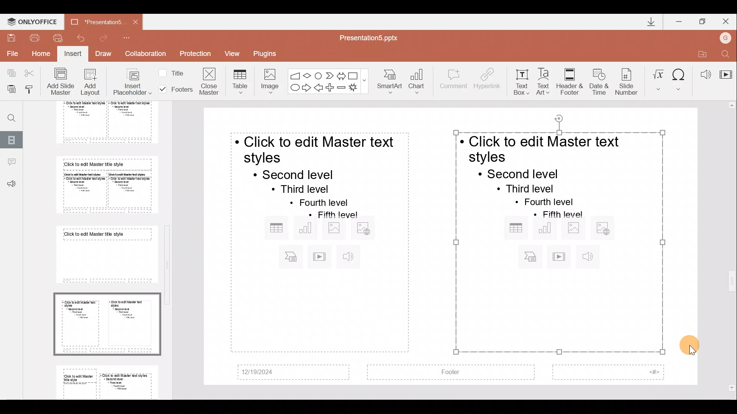 This screenshot has height=414, width=737. What do you see at coordinates (11, 90) in the screenshot?
I see `Paste` at bounding box center [11, 90].